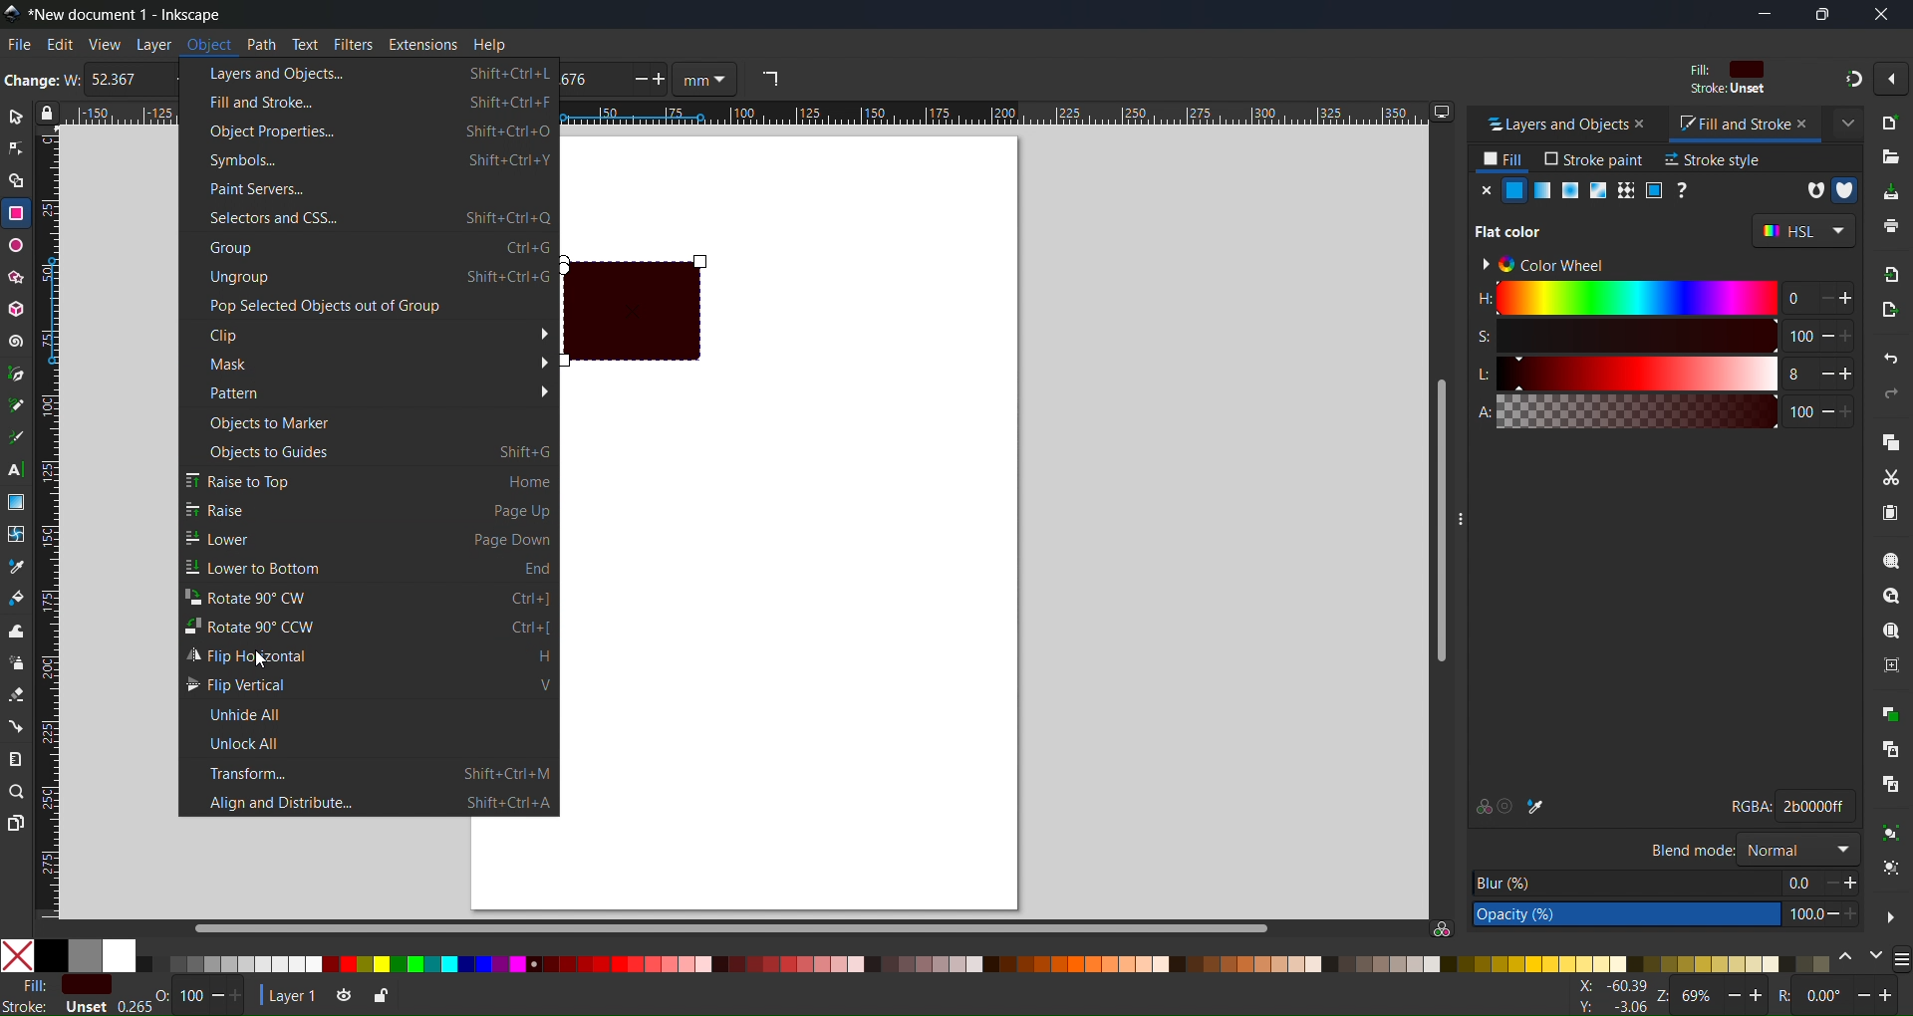 The image size is (1913, 1016). What do you see at coordinates (164, 996) in the screenshot?
I see `O:` at bounding box center [164, 996].